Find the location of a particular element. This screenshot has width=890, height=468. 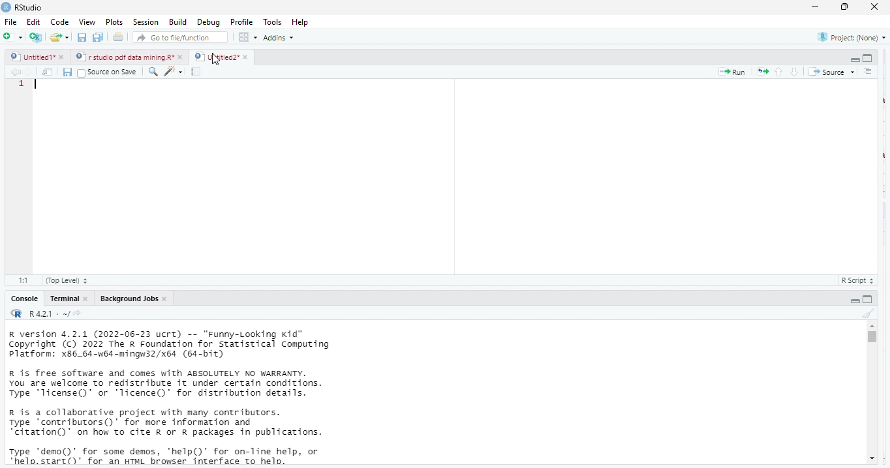

terminal is located at coordinates (63, 299).